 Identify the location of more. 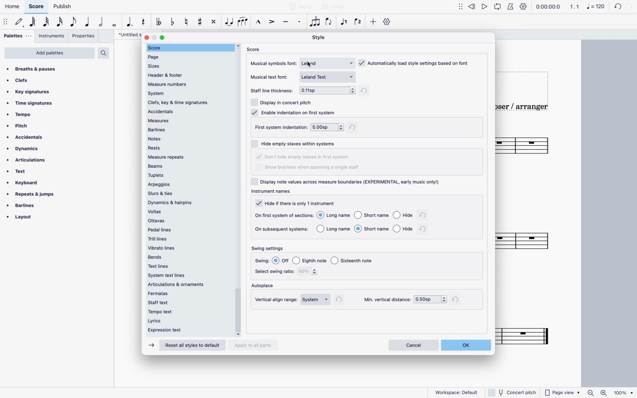
(374, 22).